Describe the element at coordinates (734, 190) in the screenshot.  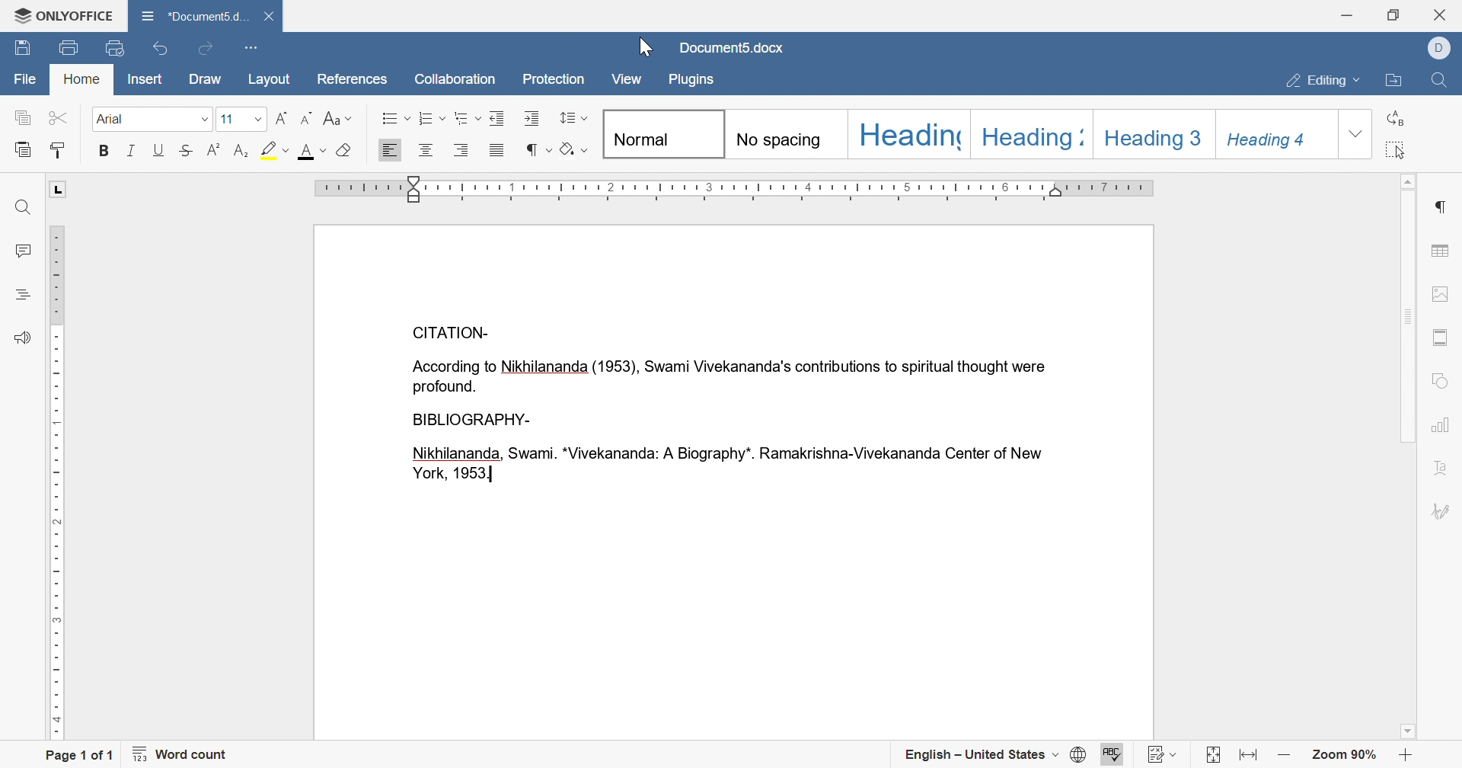
I see `ruler` at that location.